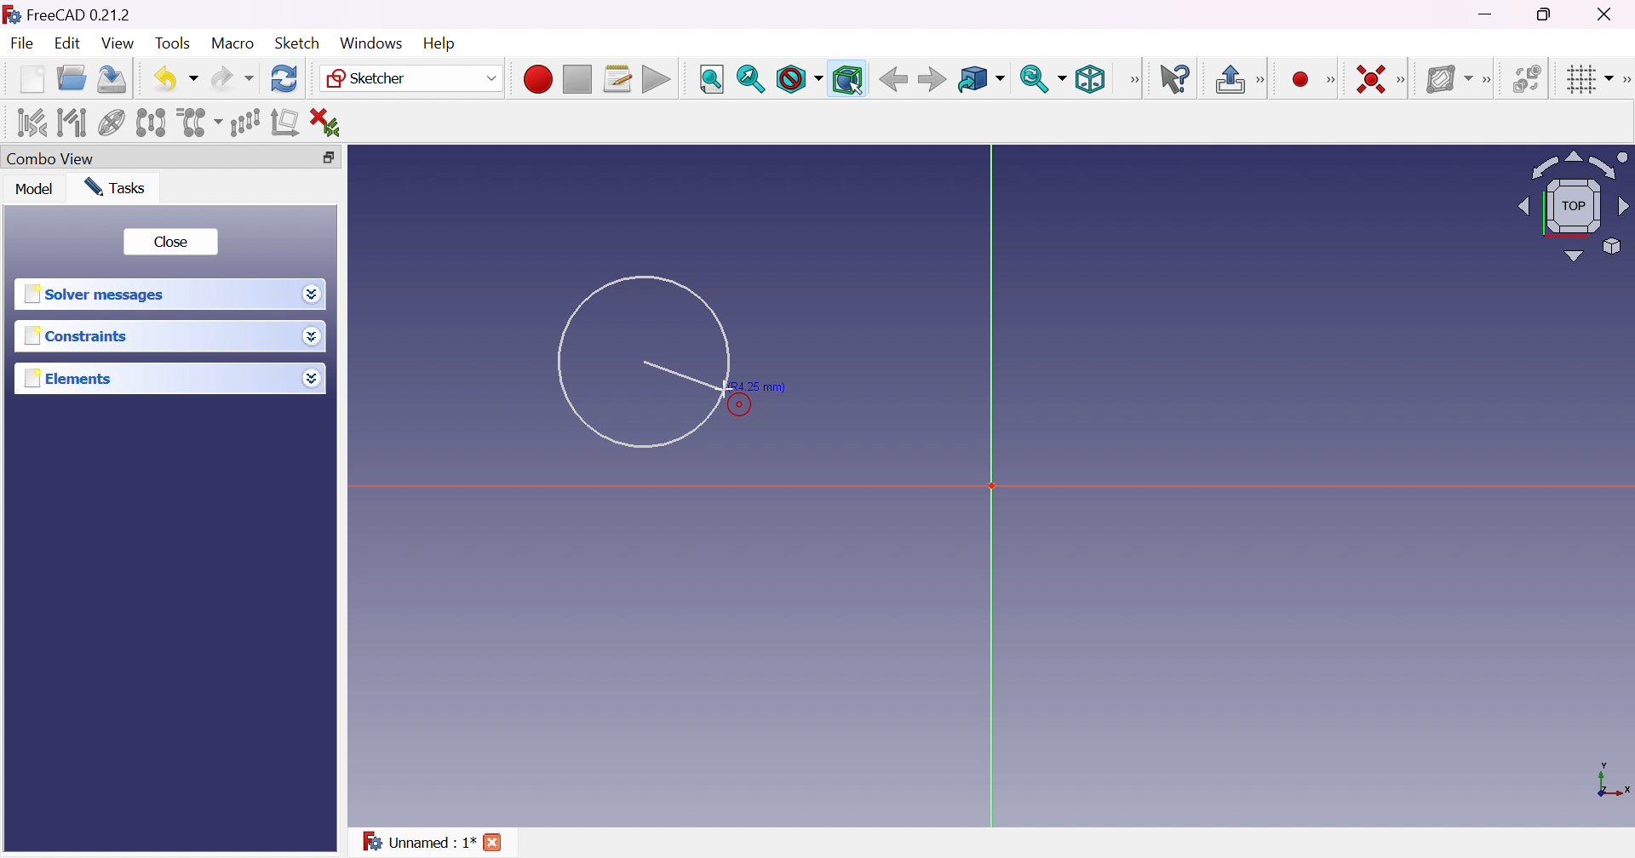 The image size is (1635, 858). I want to click on Go to linked object, so click(980, 80).